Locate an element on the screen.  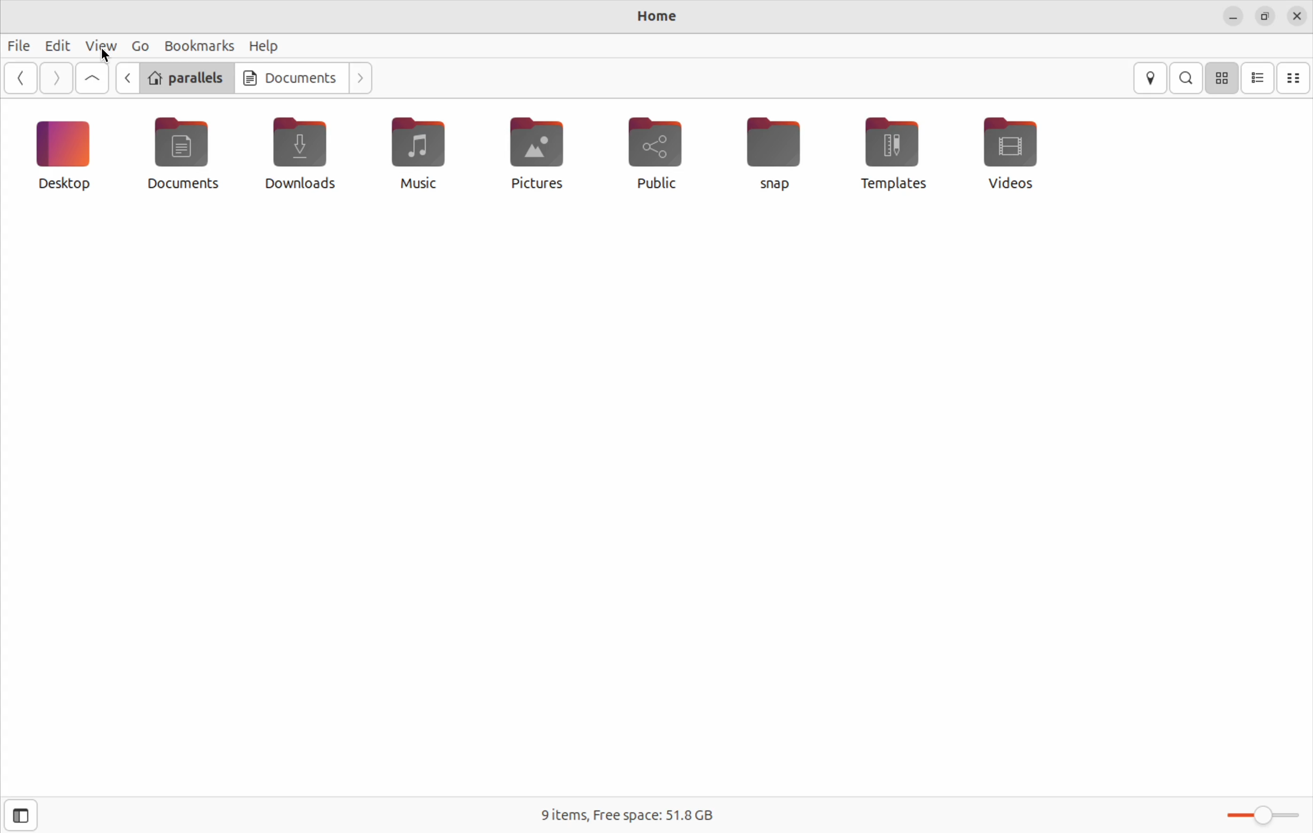
bookmarks is located at coordinates (199, 45).